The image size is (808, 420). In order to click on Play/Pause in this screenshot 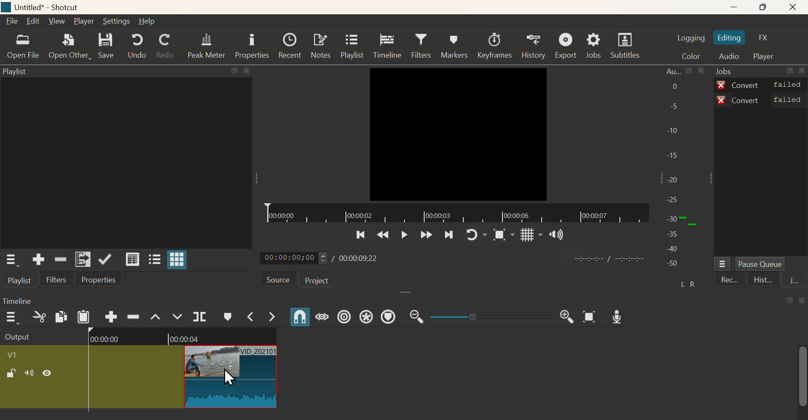, I will do `click(402, 237)`.